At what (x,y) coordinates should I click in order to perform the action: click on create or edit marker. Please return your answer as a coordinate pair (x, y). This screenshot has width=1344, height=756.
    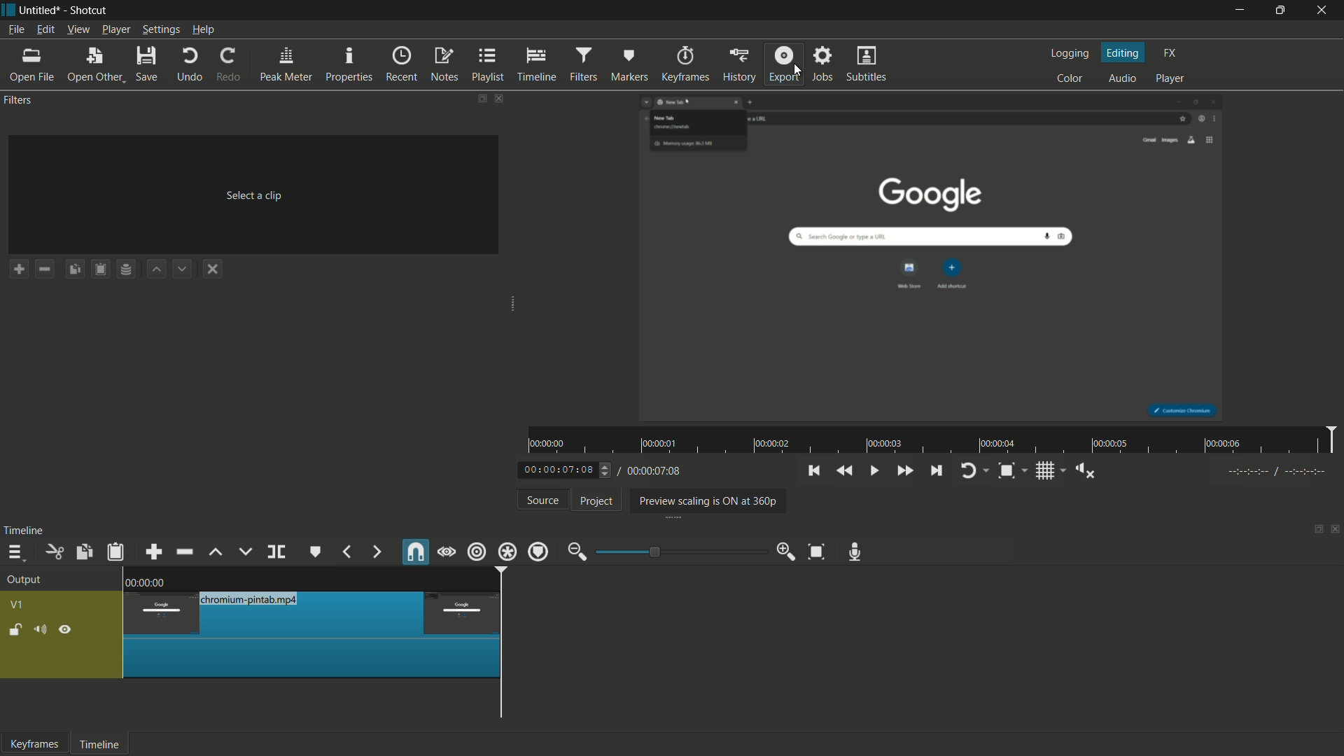
    Looking at the image, I should click on (316, 552).